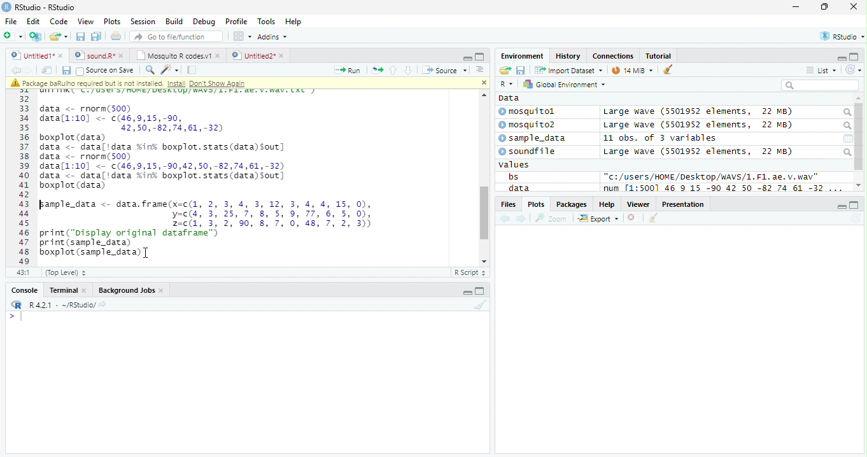 The height and width of the screenshot is (457, 867). I want to click on search bar, so click(820, 85).